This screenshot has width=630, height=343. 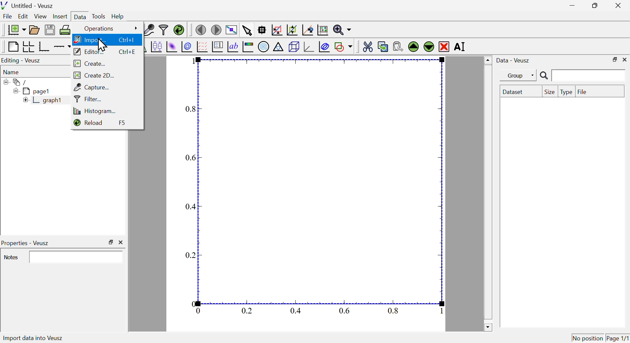 What do you see at coordinates (44, 101) in the screenshot?
I see `graph1` at bounding box center [44, 101].